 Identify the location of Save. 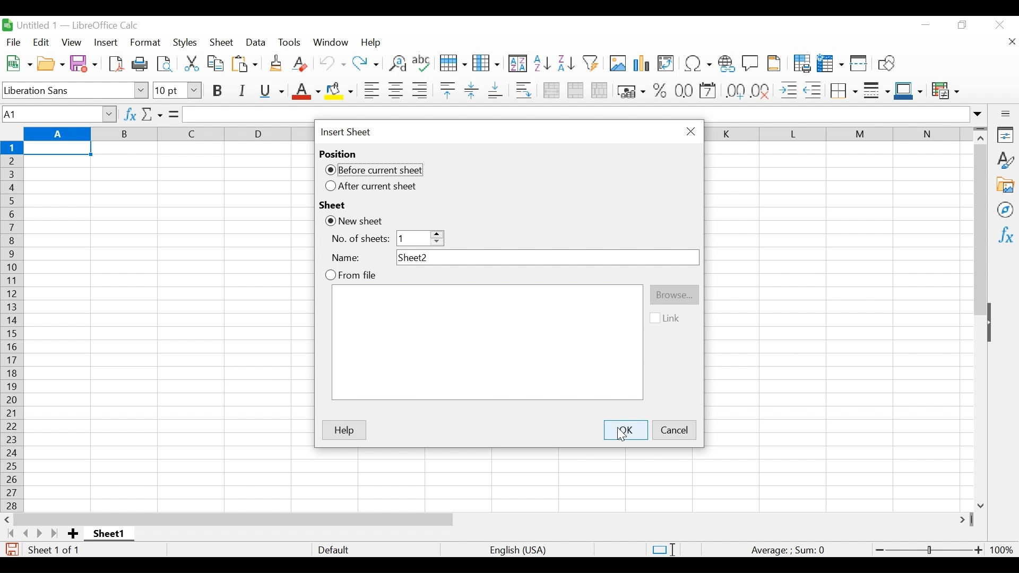
(83, 63).